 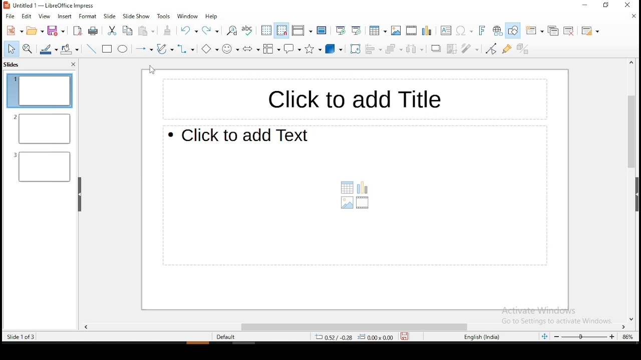 What do you see at coordinates (55, 31) in the screenshot?
I see `save` at bounding box center [55, 31].